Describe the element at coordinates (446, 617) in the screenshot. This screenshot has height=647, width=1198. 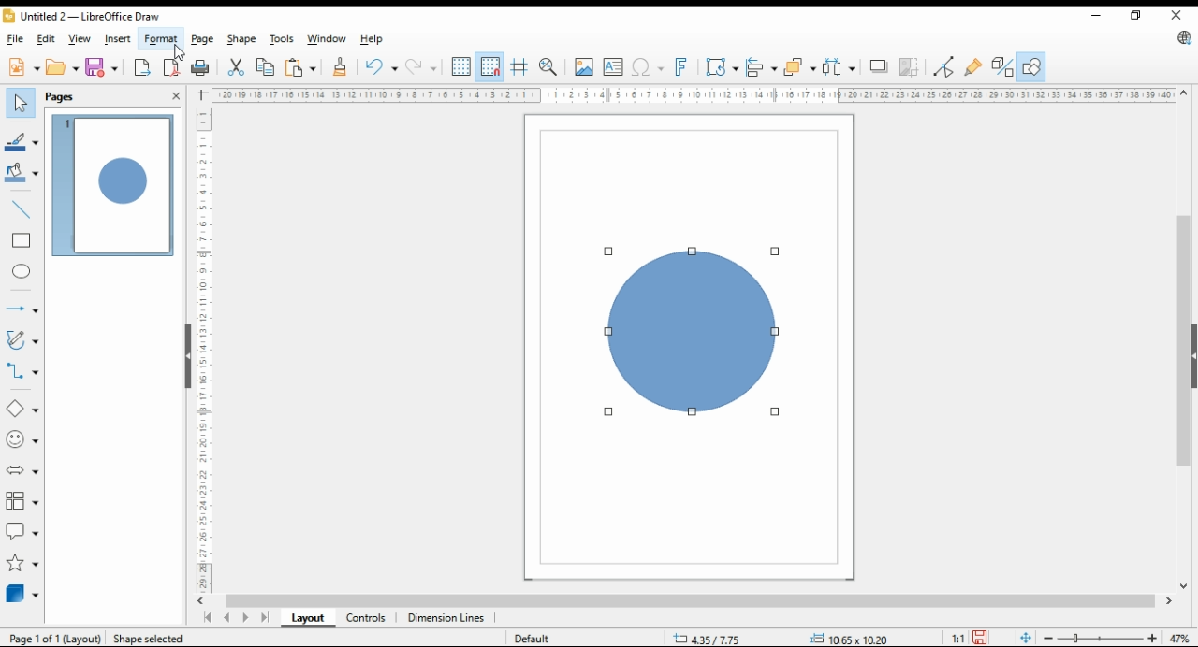
I see `dimension lines` at that location.